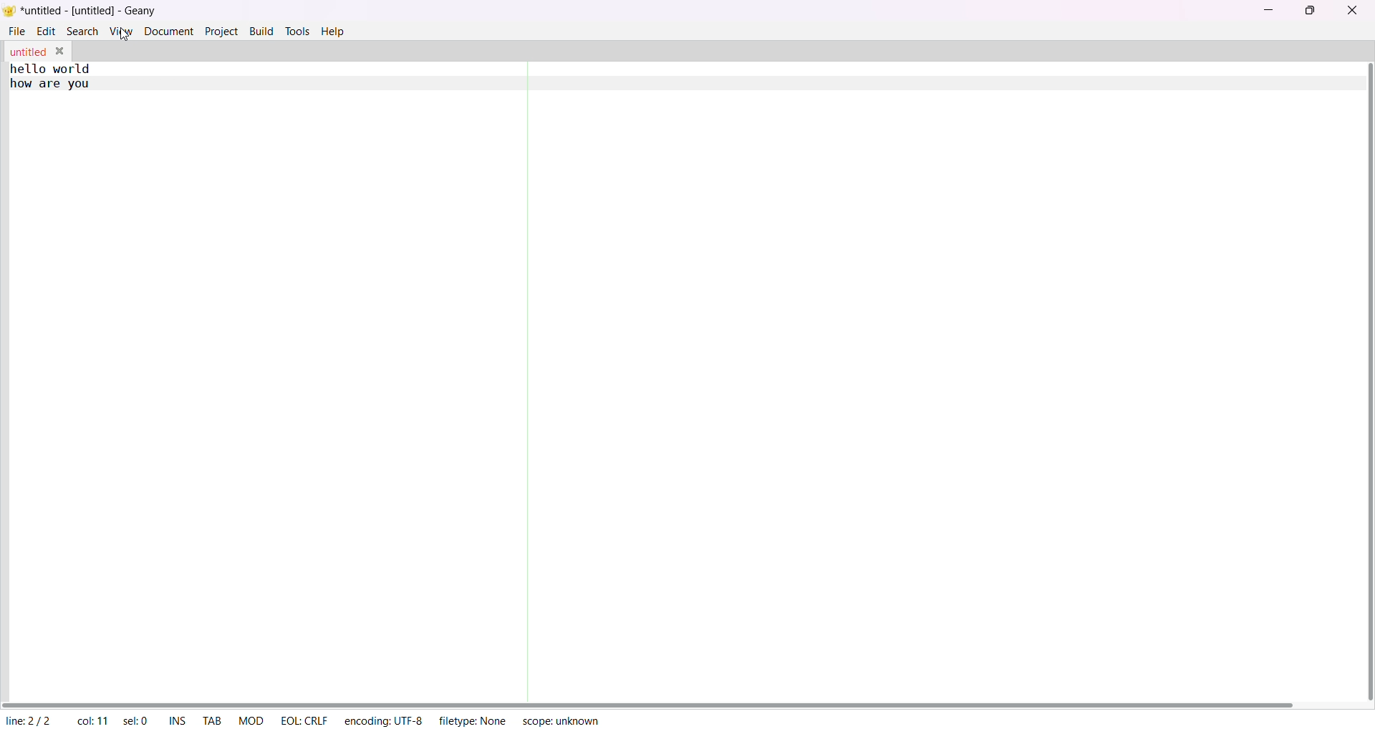  Describe the element at coordinates (18, 32) in the screenshot. I see `file` at that location.